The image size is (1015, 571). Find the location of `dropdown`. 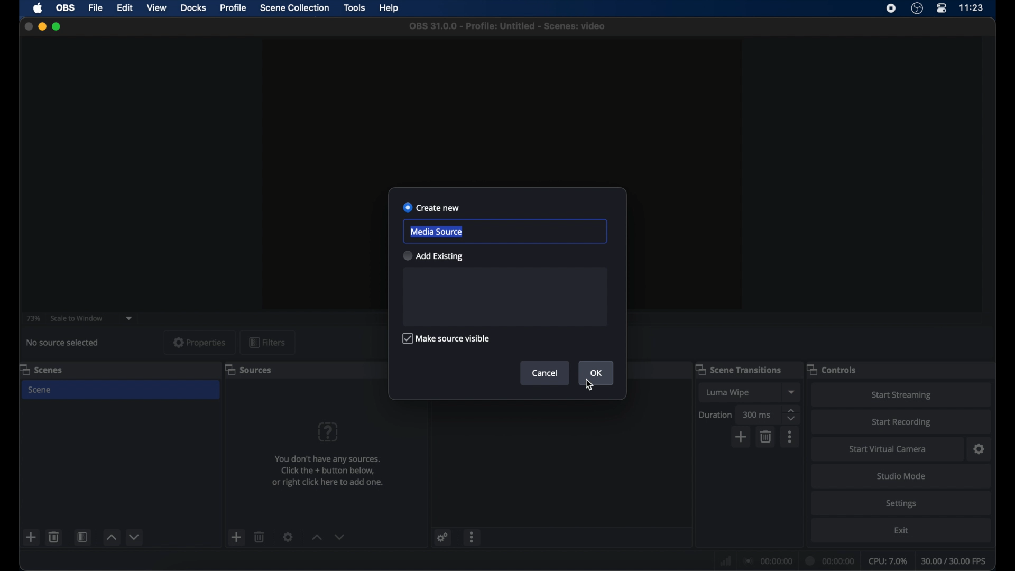

dropdown is located at coordinates (792, 392).